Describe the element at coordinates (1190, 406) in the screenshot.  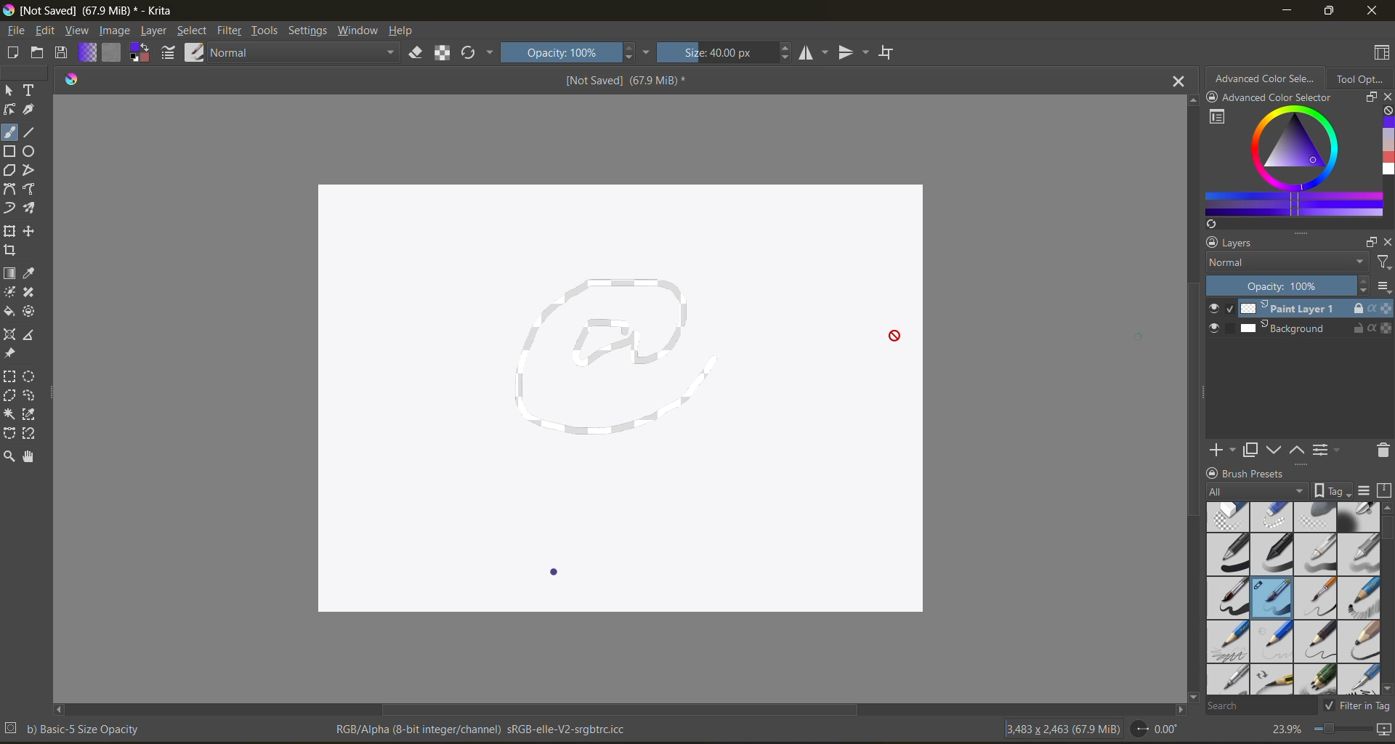
I see `vertical scroll bar` at that location.